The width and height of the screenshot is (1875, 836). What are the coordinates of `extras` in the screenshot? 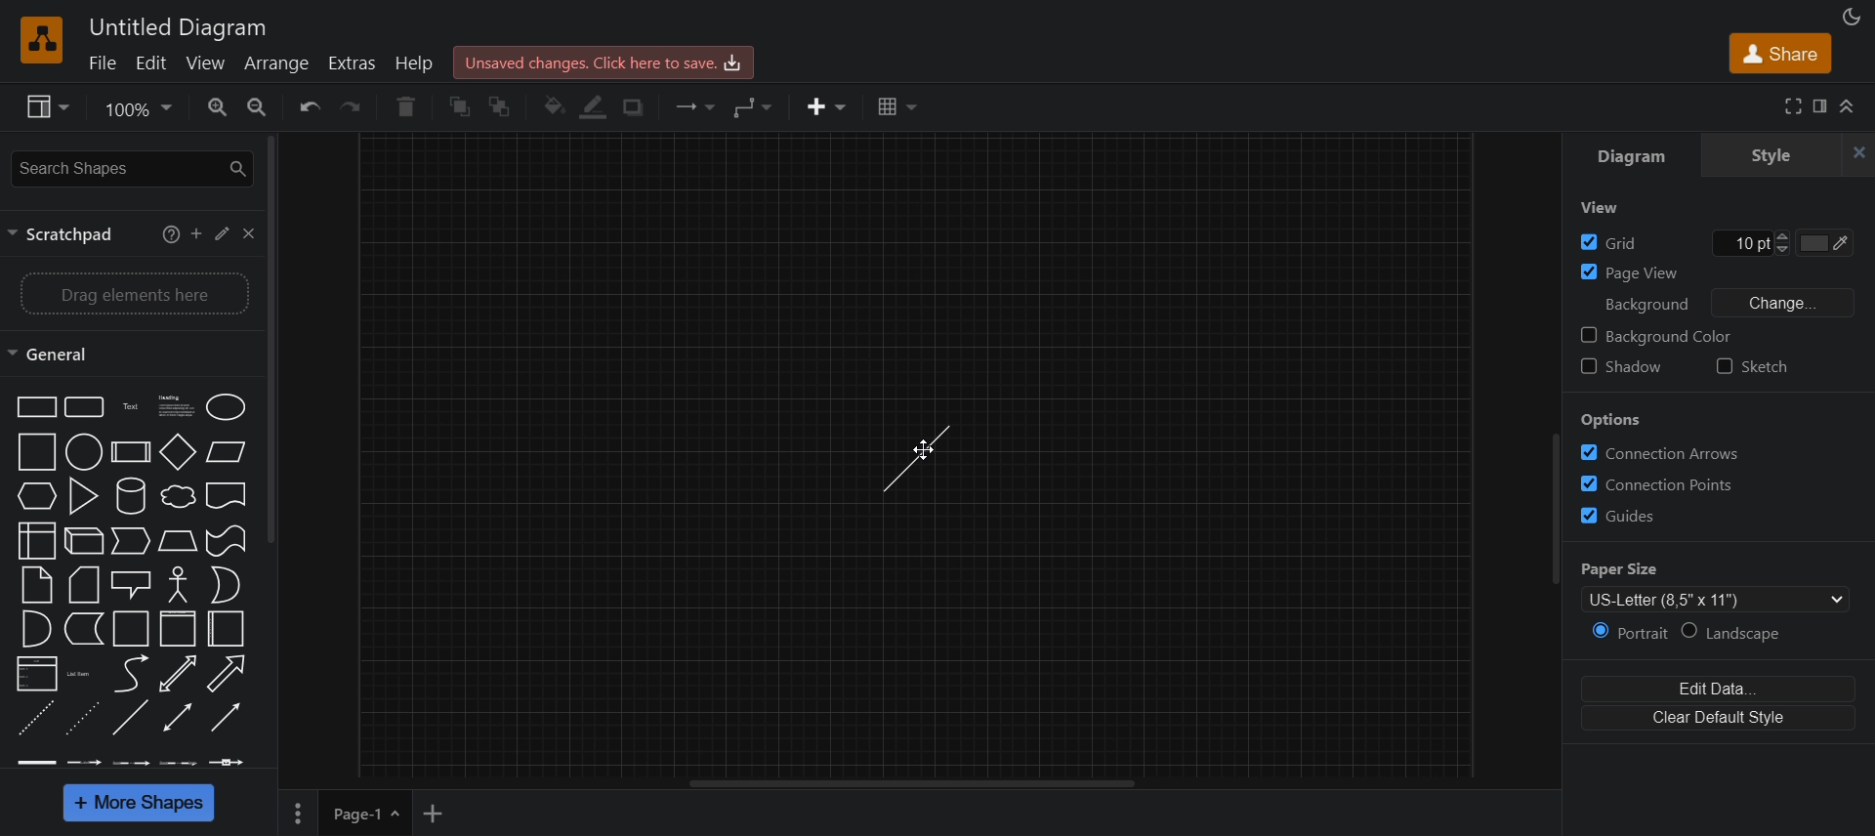 It's located at (354, 63).